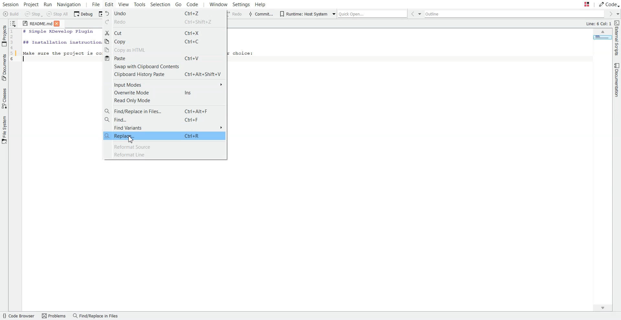  What do you see at coordinates (261, 14) in the screenshot?
I see `Commit` at bounding box center [261, 14].